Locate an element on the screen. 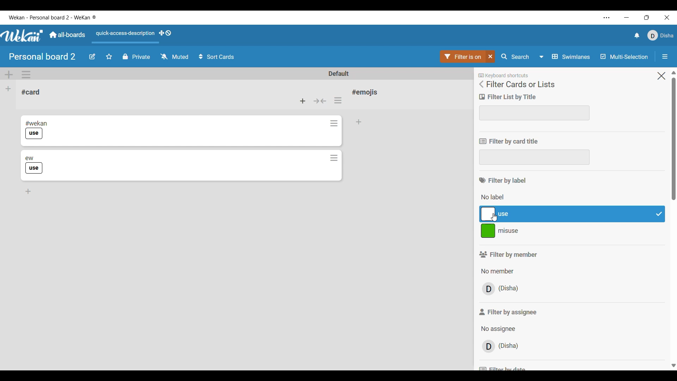  Current account is located at coordinates (660, 35).